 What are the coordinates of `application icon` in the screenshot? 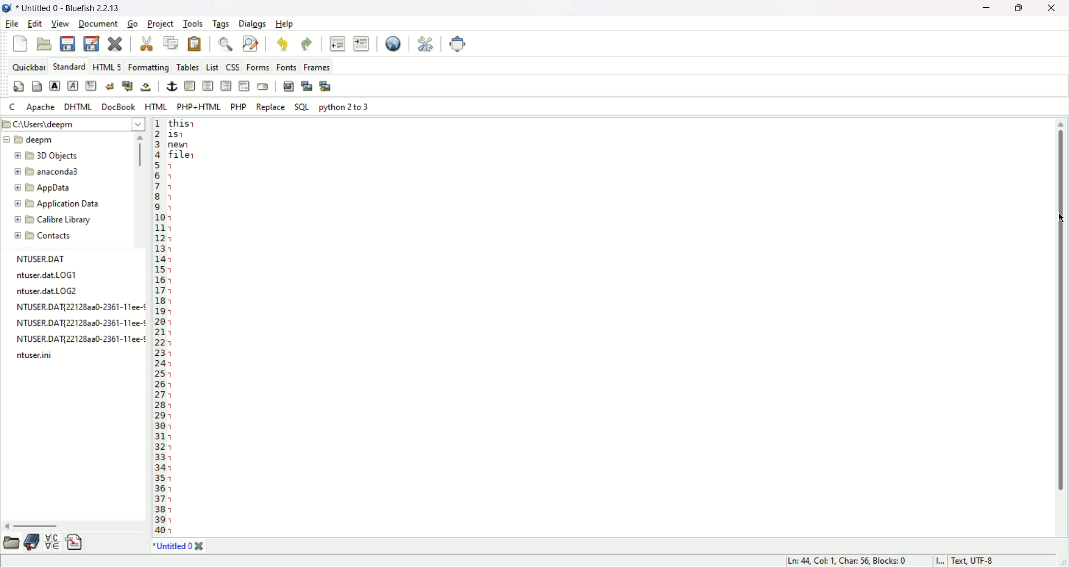 It's located at (7, 8).